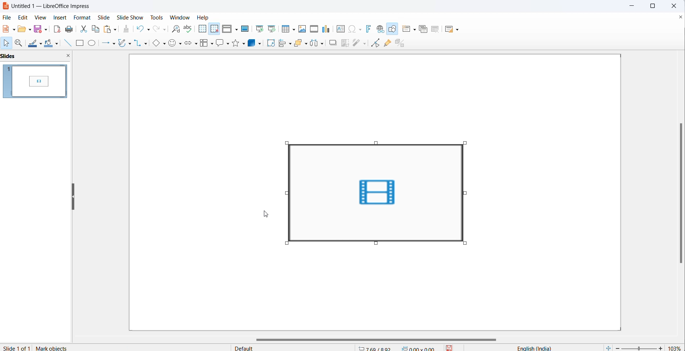  Describe the element at coordinates (8, 18) in the screenshot. I see `file` at that location.